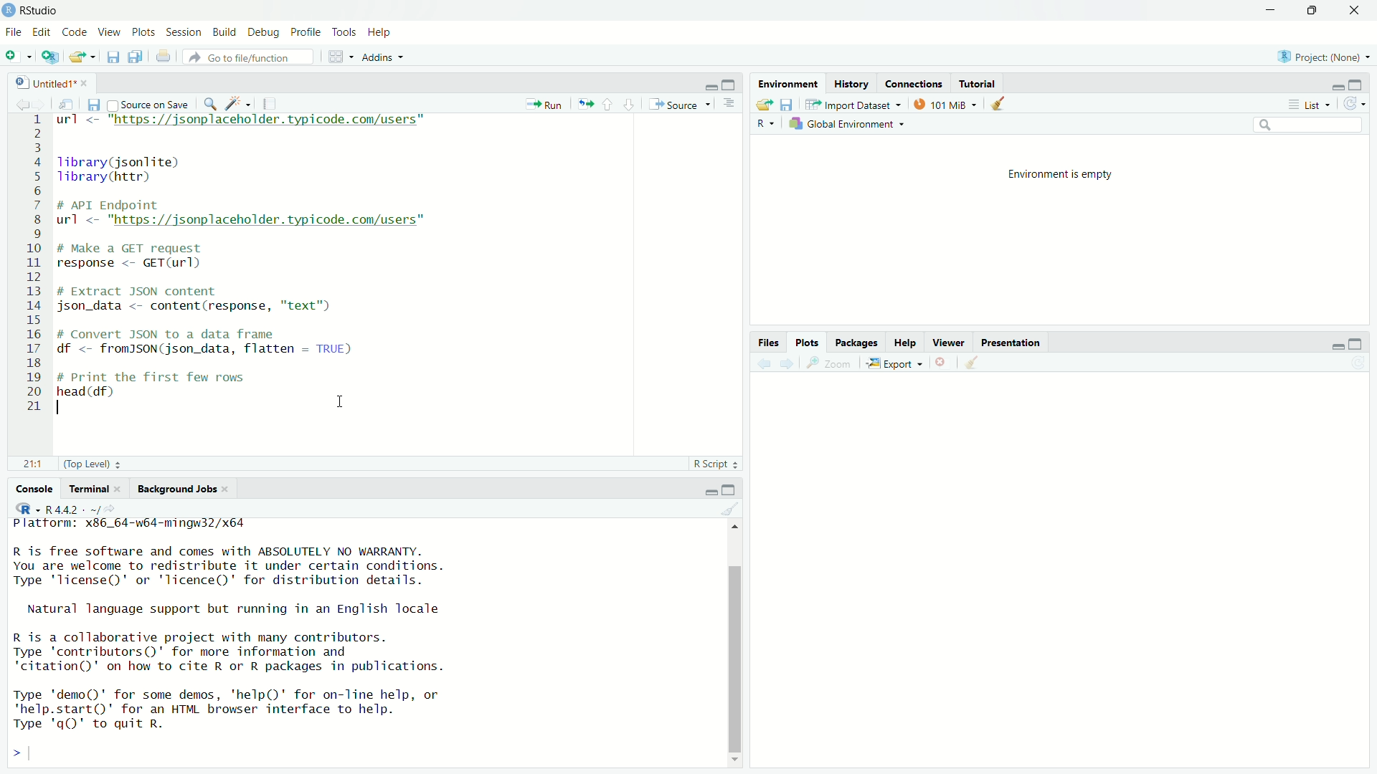 This screenshot has width=1377, height=774. What do you see at coordinates (764, 105) in the screenshot?
I see `Load` at bounding box center [764, 105].